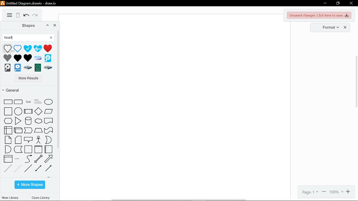 The height and width of the screenshot is (201, 358). What do you see at coordinates (28, 111) in the screenshot?
I see `process` at bounding box center [28, 111].